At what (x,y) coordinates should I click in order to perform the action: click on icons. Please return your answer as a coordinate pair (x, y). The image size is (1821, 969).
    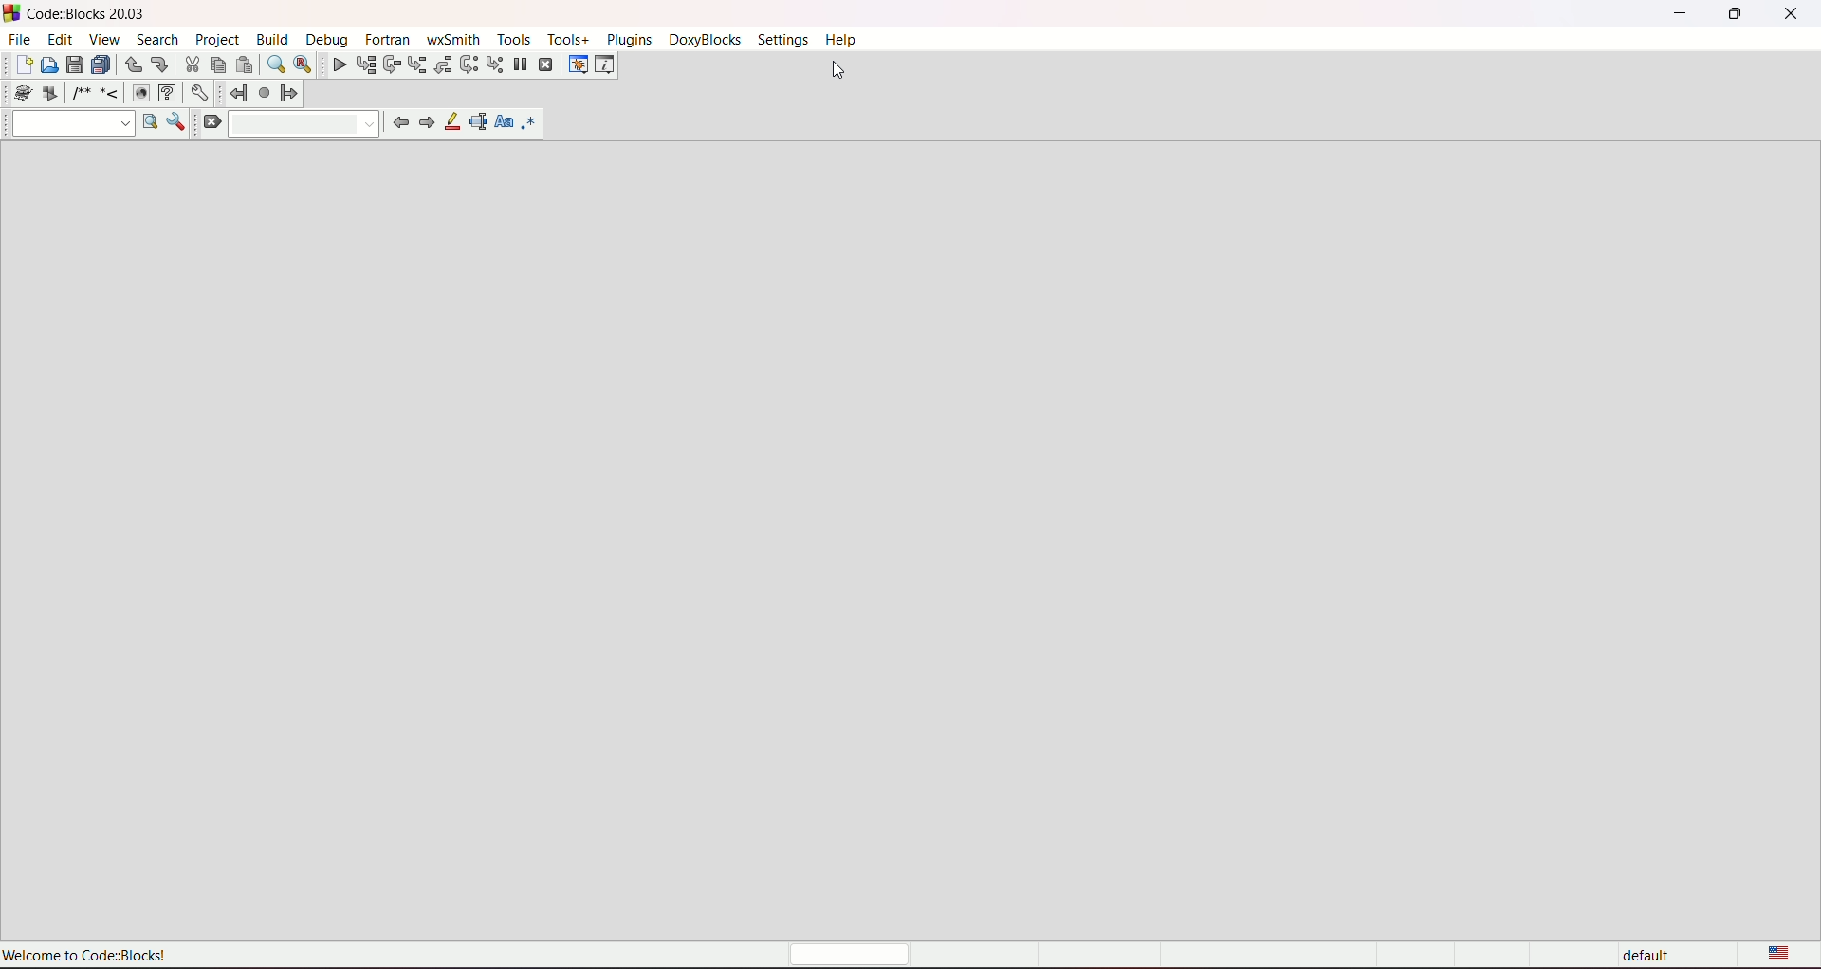
    Looking at the image, I should click on (62, 91).